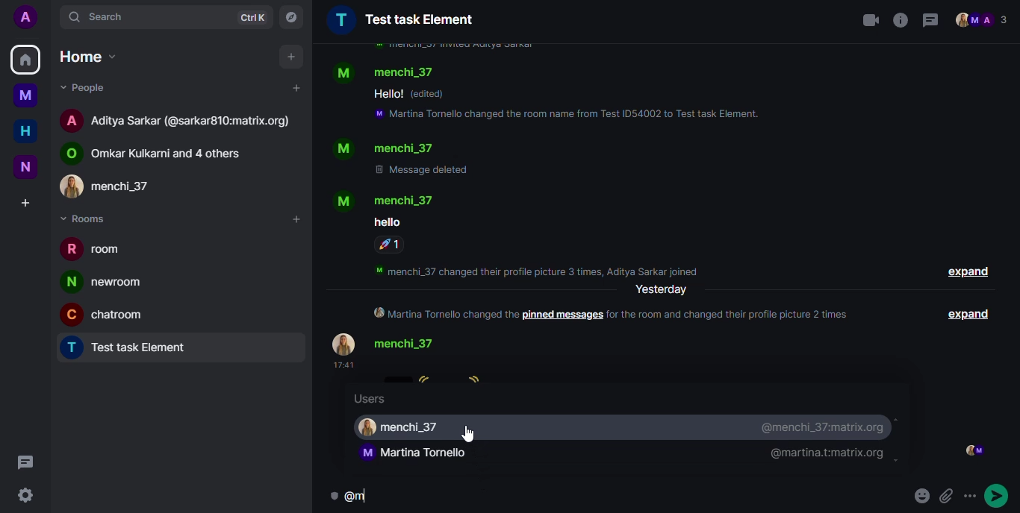 Image resolution: width=1020 pixels, height=513 pixels. I want to click on info, so click(453, 46).